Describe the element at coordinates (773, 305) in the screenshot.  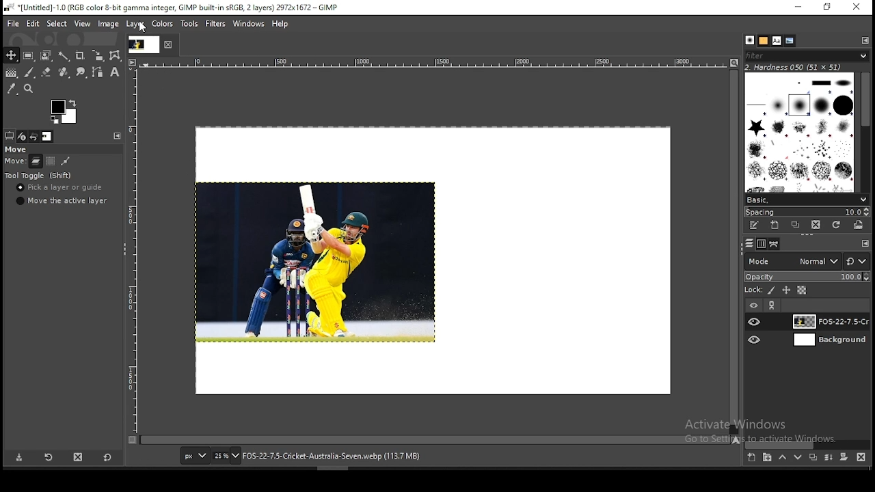
I see `tool` at that location.